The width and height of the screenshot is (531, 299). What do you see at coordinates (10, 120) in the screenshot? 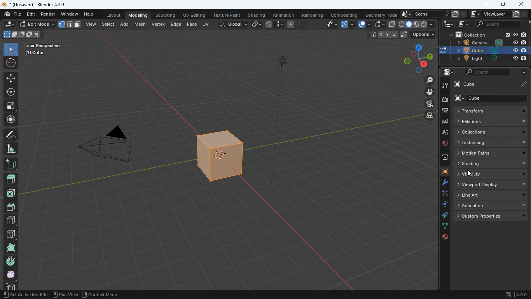
I see `move` at bounding box center [10, 120].